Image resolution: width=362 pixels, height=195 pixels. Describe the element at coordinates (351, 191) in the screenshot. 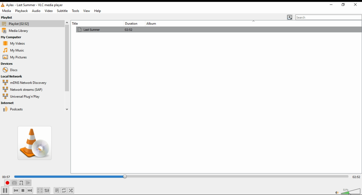

I see `mouse on volume level` at that location.